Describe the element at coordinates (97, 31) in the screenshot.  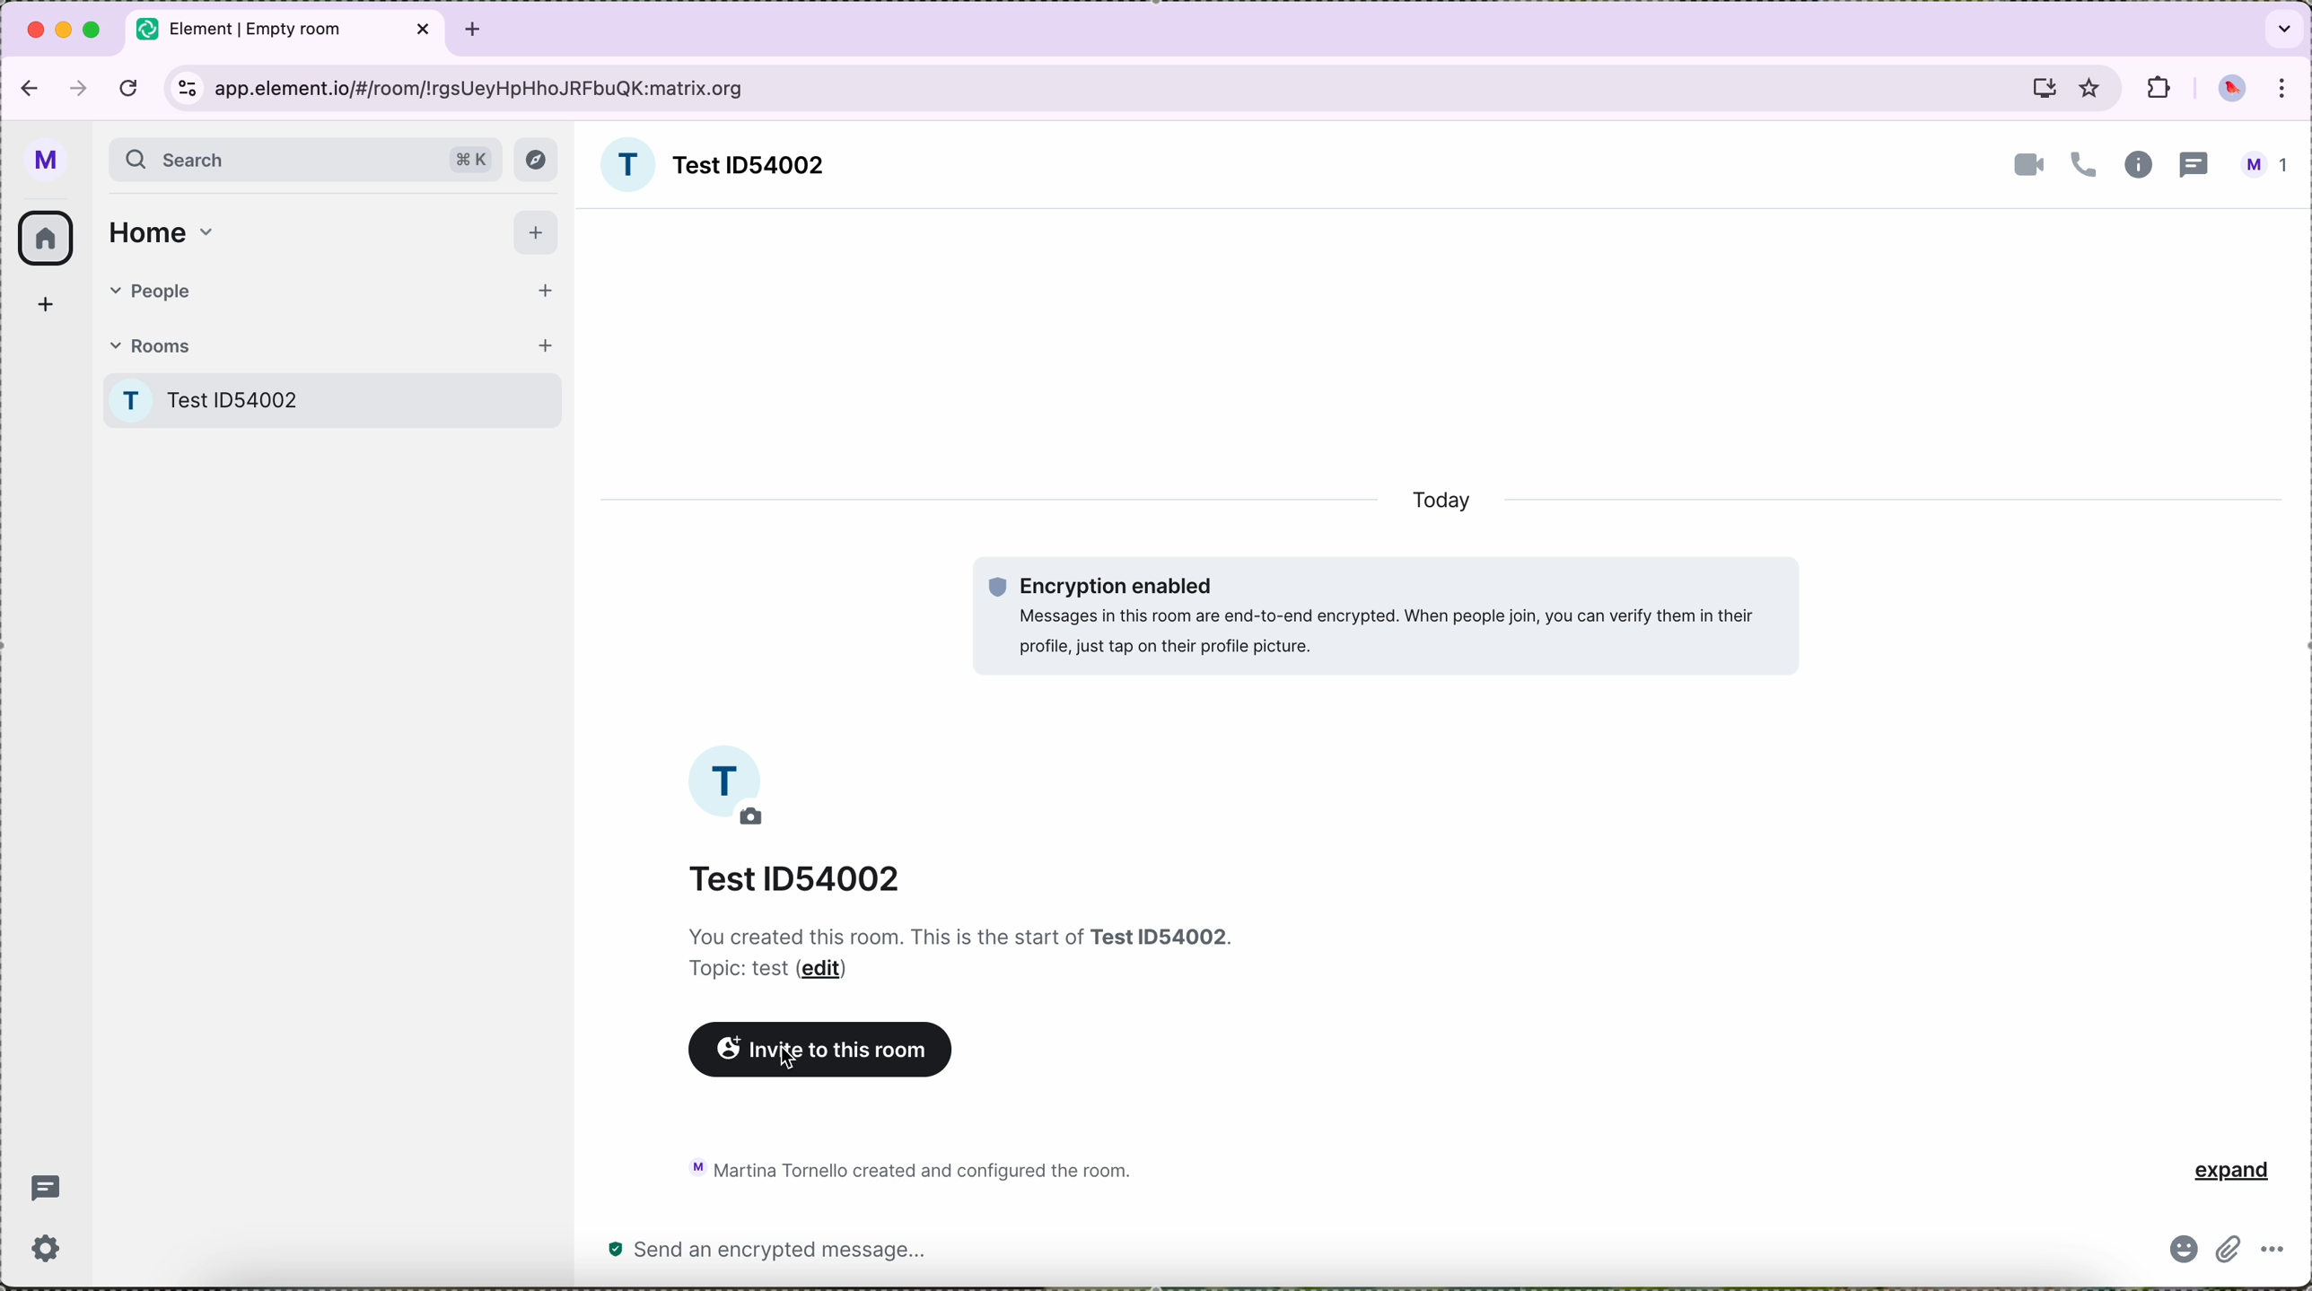
I see `maximize` at that location.